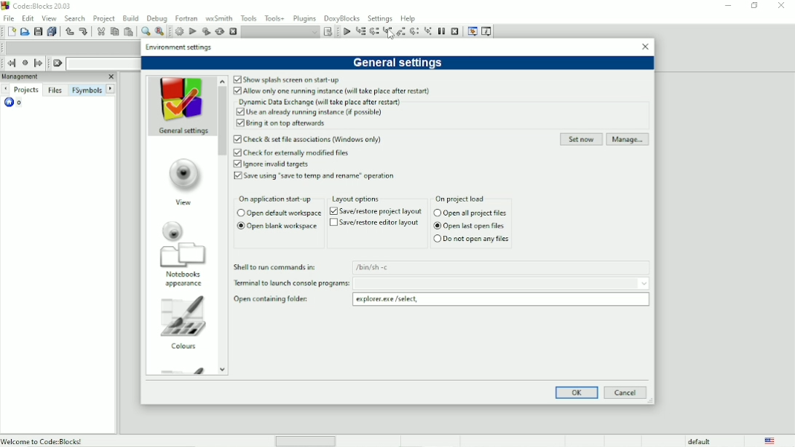 The height and width of the screenshot is (447, 795). Describe the element at coordinates (286, 79) in the screenshot. I see `Show splash screen on start-up` at that location.